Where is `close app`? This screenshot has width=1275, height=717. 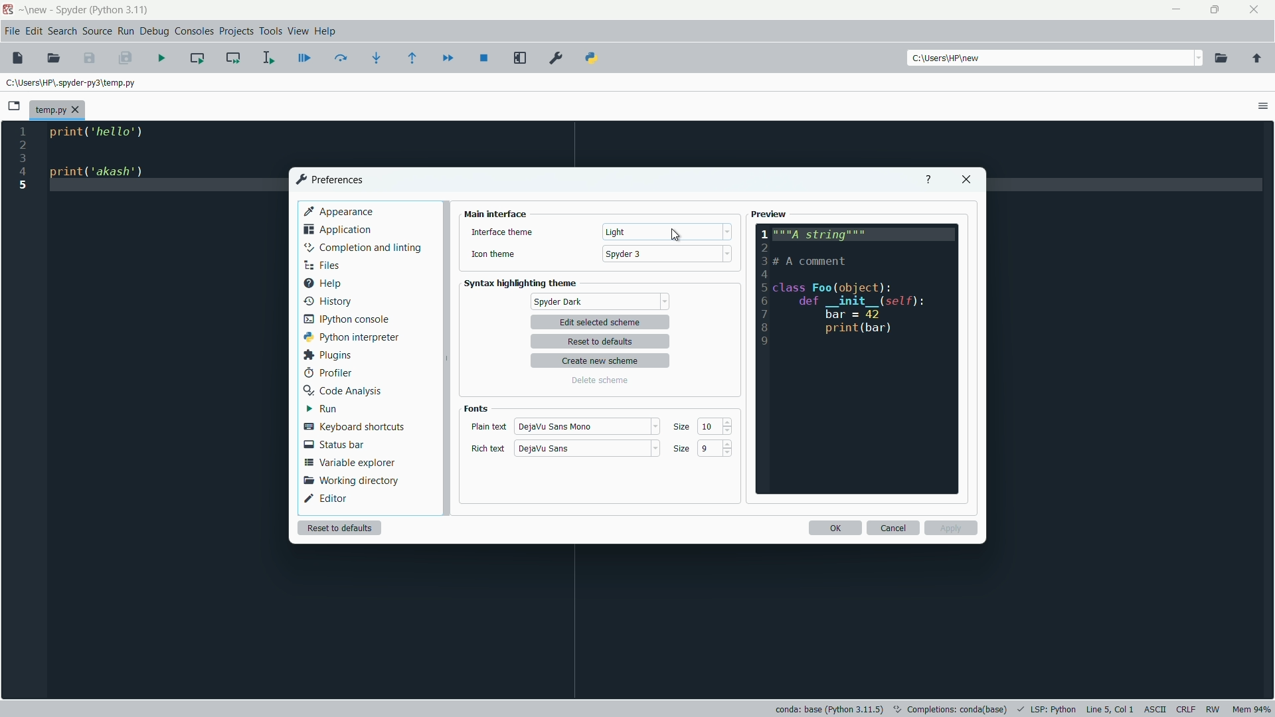
close app is located at coordinates (1256, 10).